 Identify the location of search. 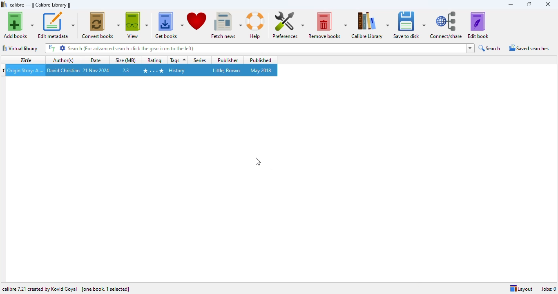
(490, 48).